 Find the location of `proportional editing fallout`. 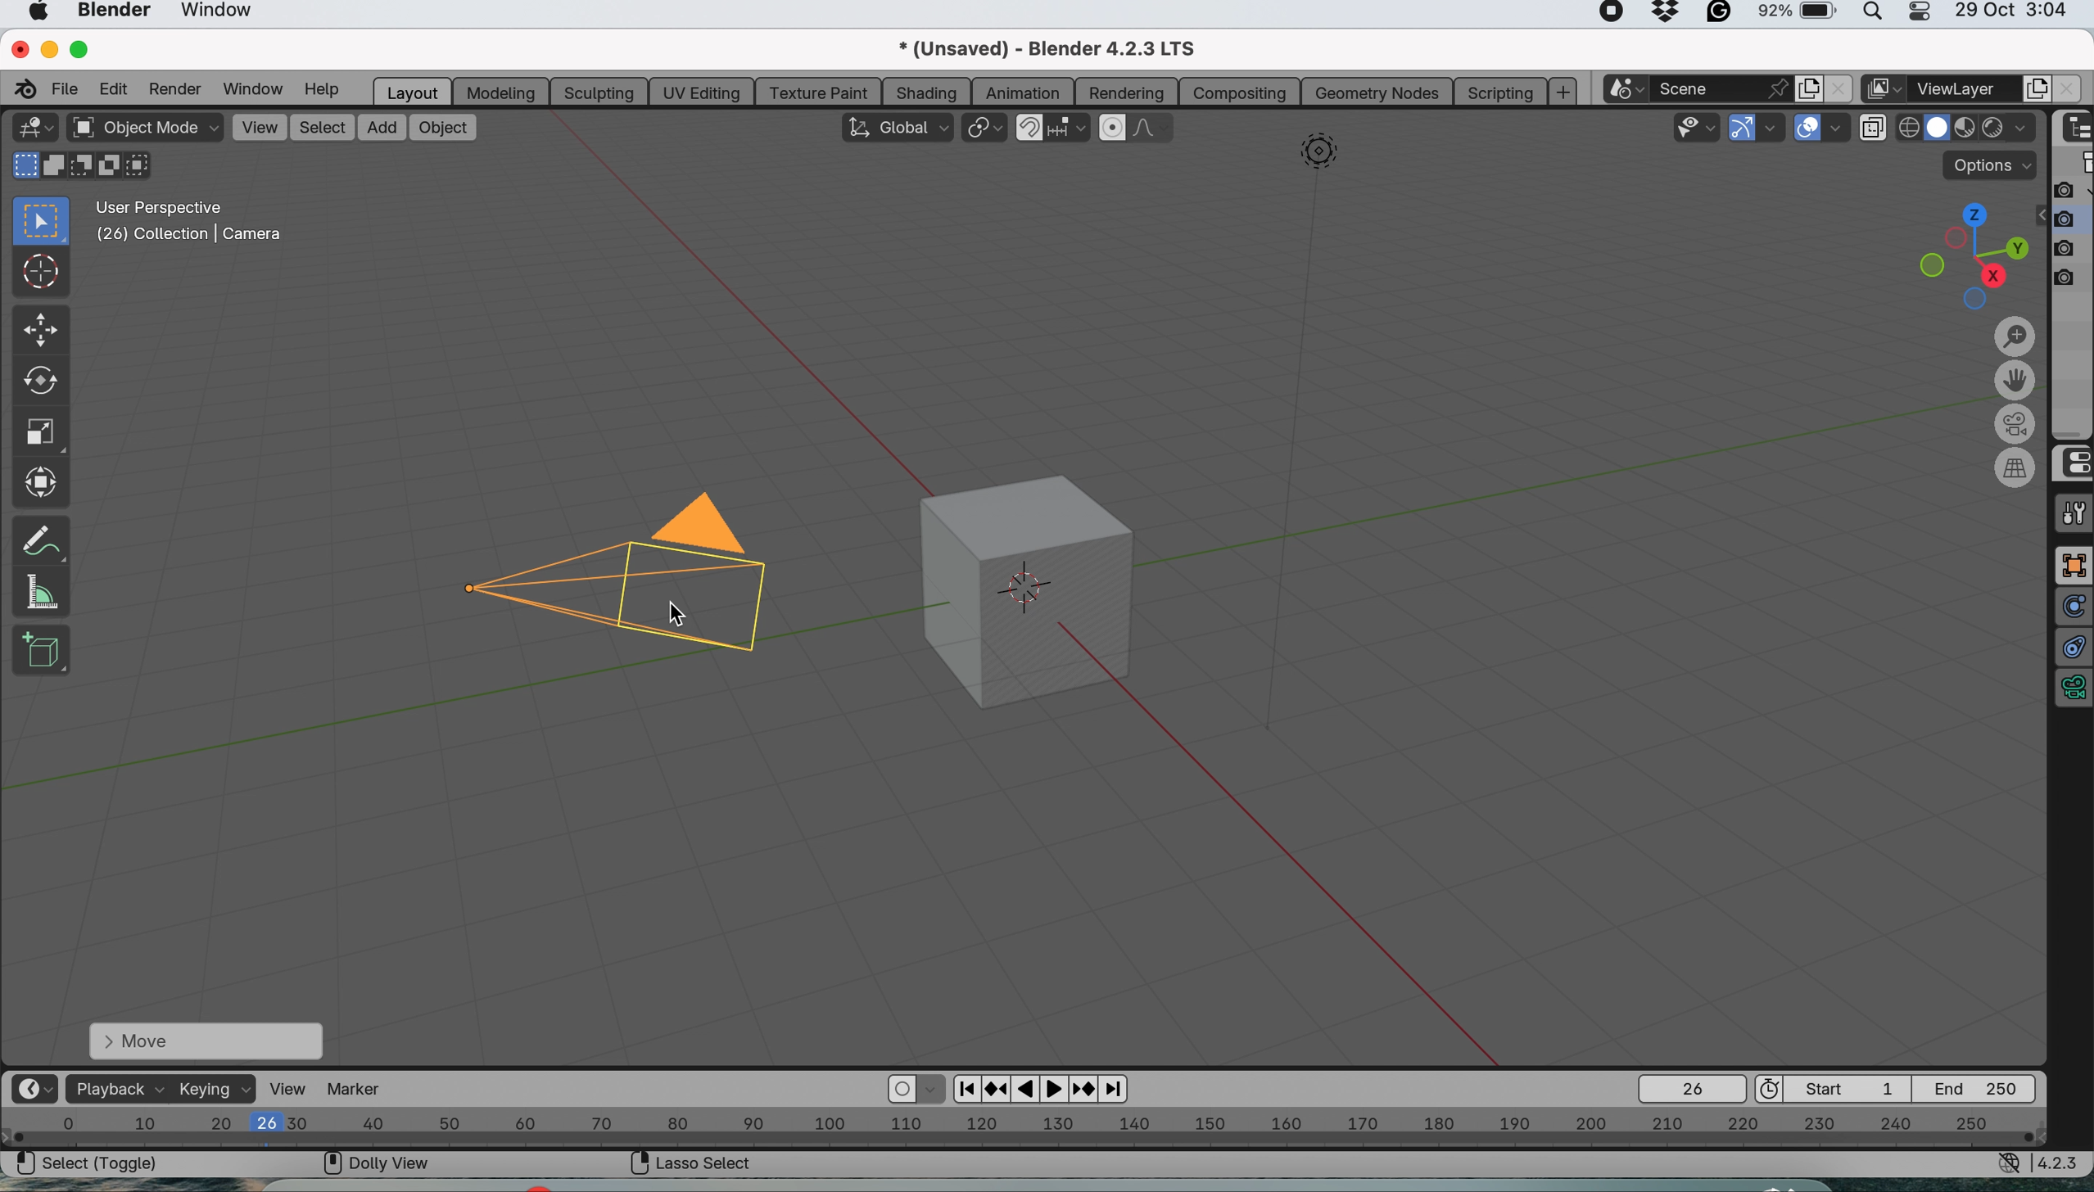

proportional editing fallout is located at coordinates (1156, 129).